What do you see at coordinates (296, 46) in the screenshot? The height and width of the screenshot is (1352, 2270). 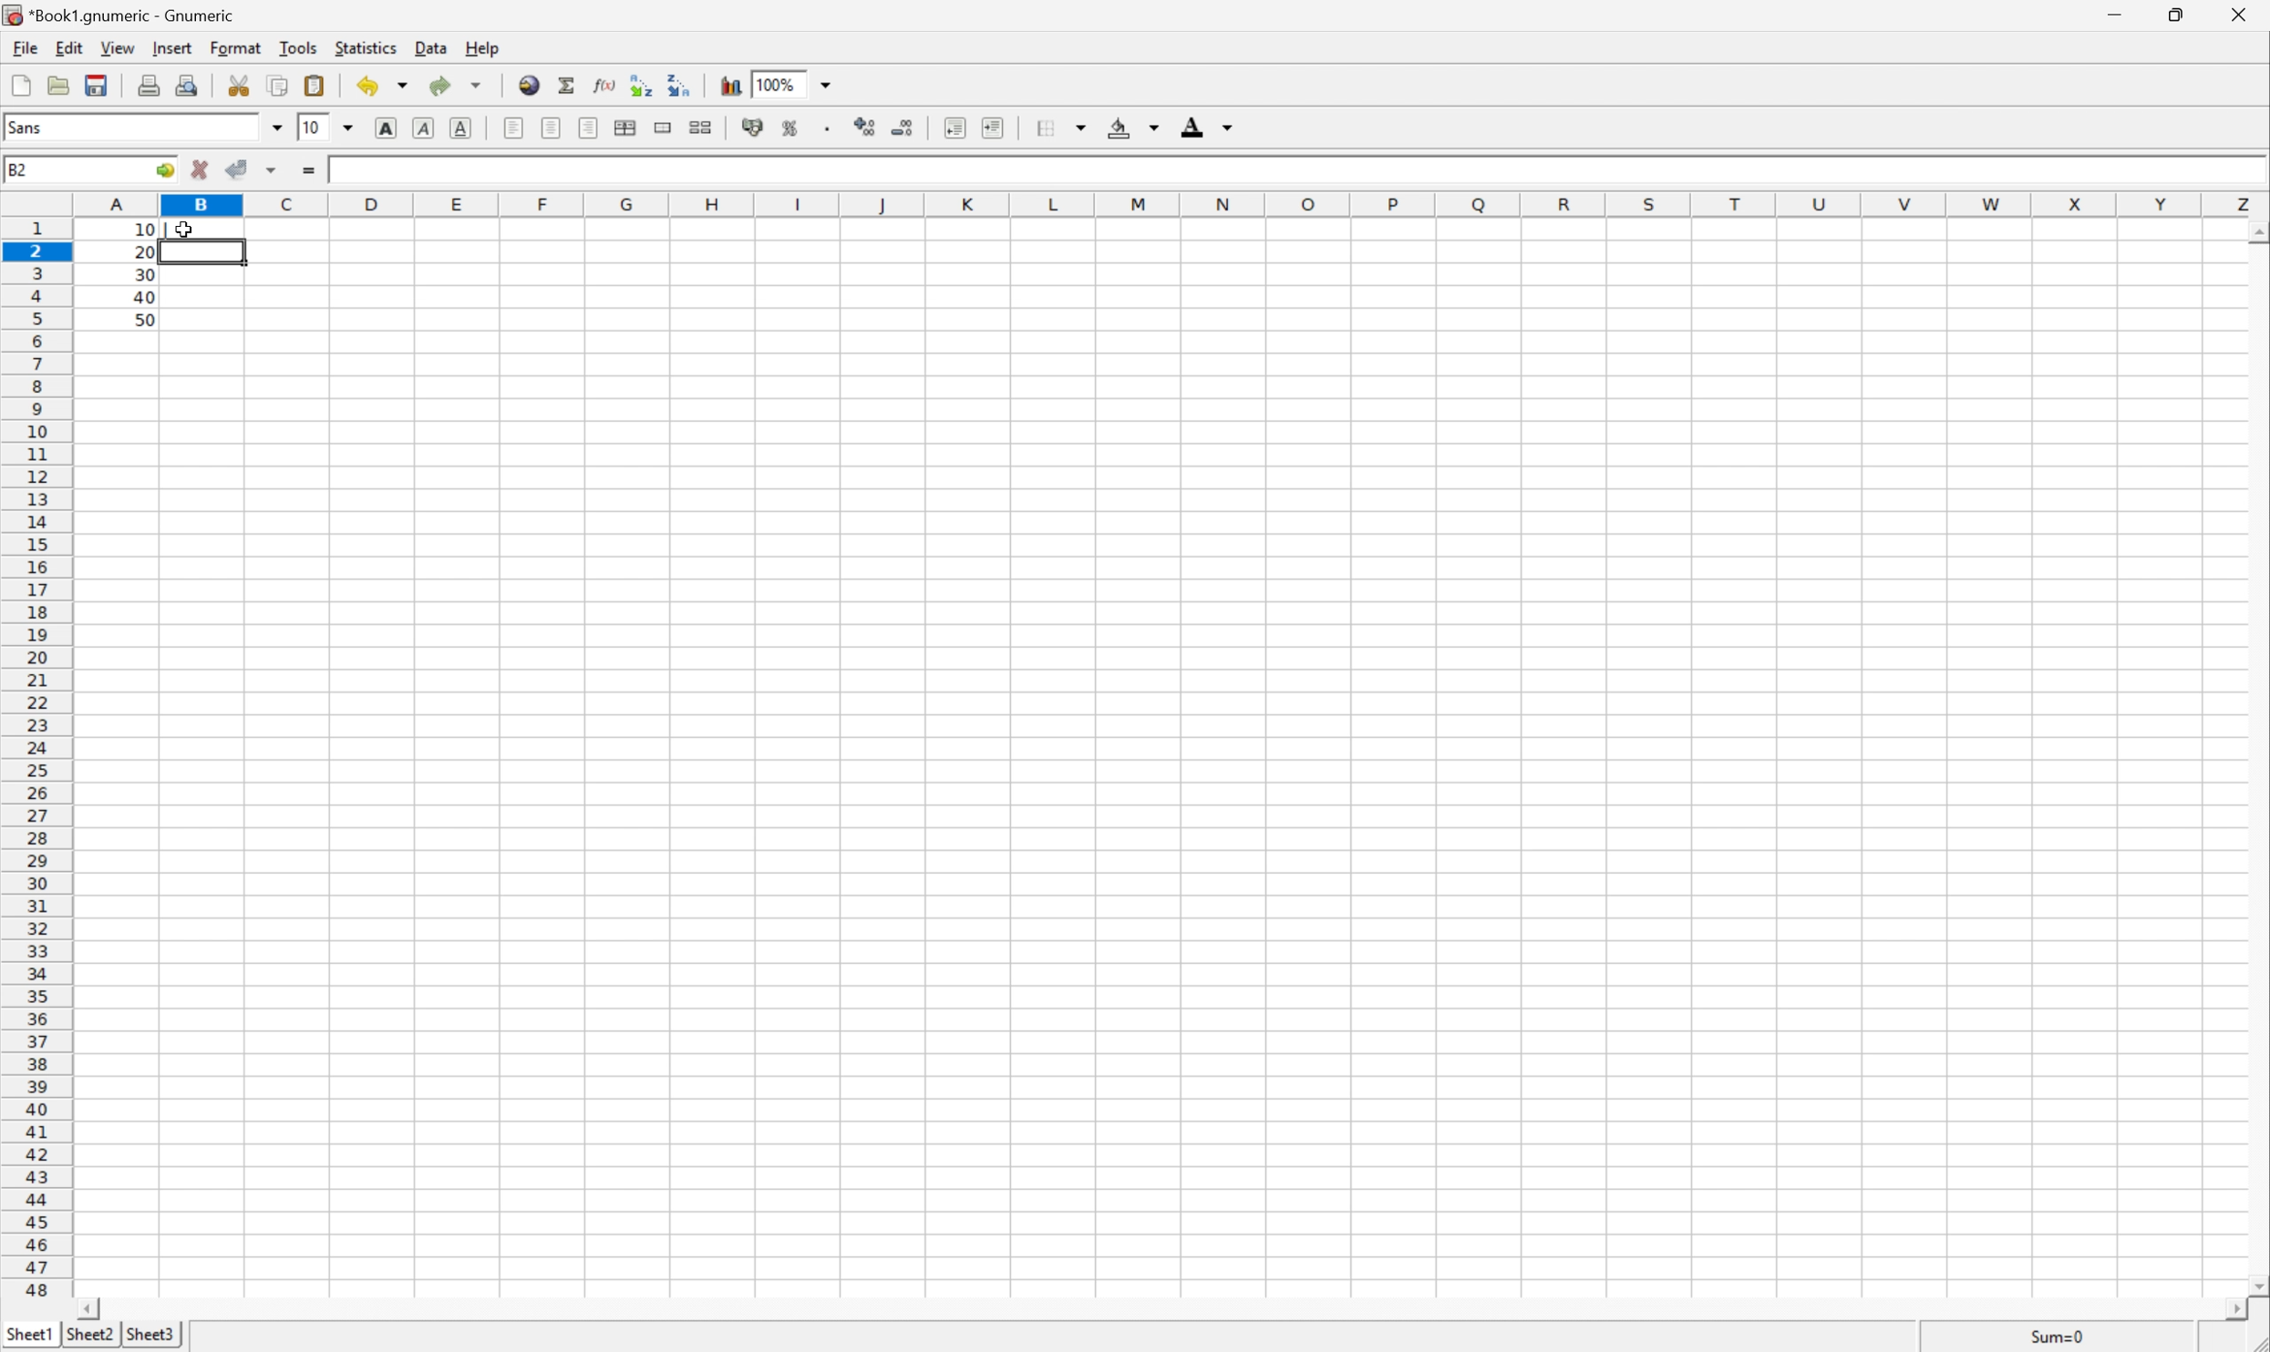 I see `Tools` at bounding box center [296, 46].